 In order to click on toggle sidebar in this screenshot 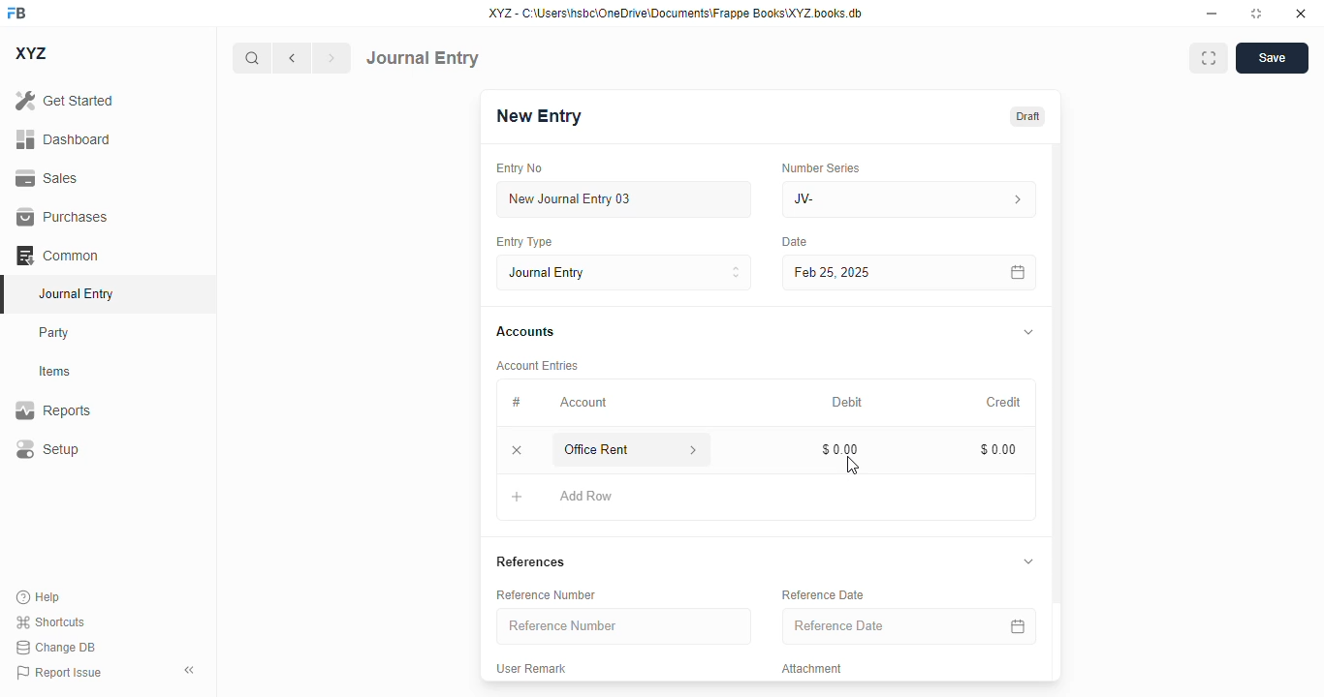, I will do `click(191, 670)`.